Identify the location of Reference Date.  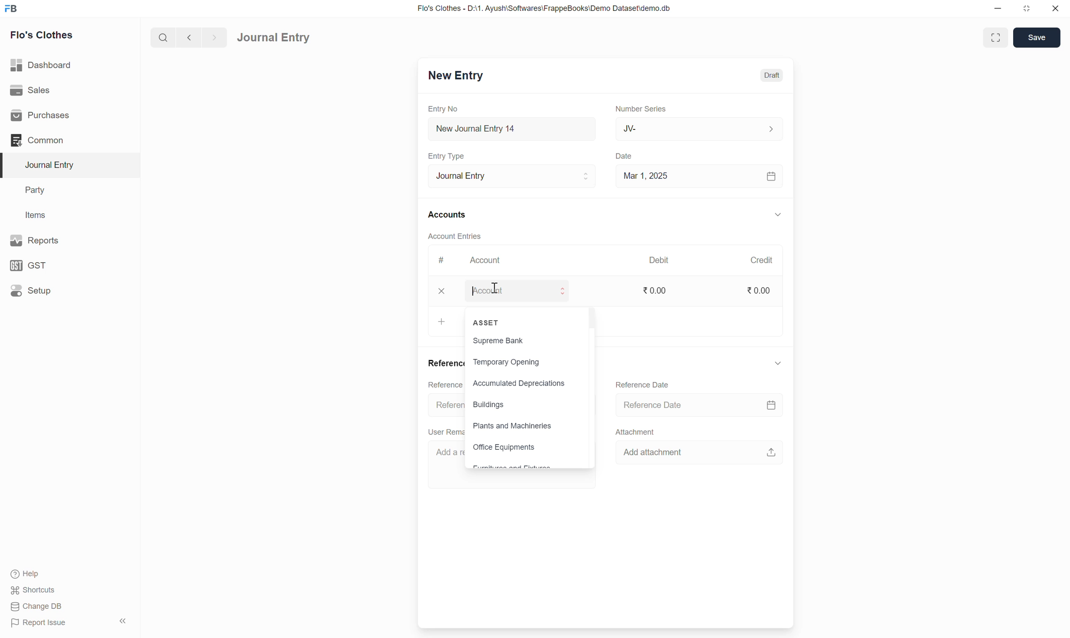
(644, 385).